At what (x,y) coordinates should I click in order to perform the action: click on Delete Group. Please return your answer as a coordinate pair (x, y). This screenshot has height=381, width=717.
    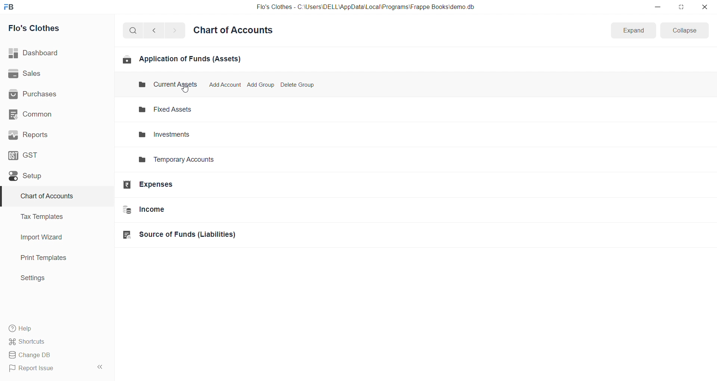
    Looking at the image, I should click on (298, 85).